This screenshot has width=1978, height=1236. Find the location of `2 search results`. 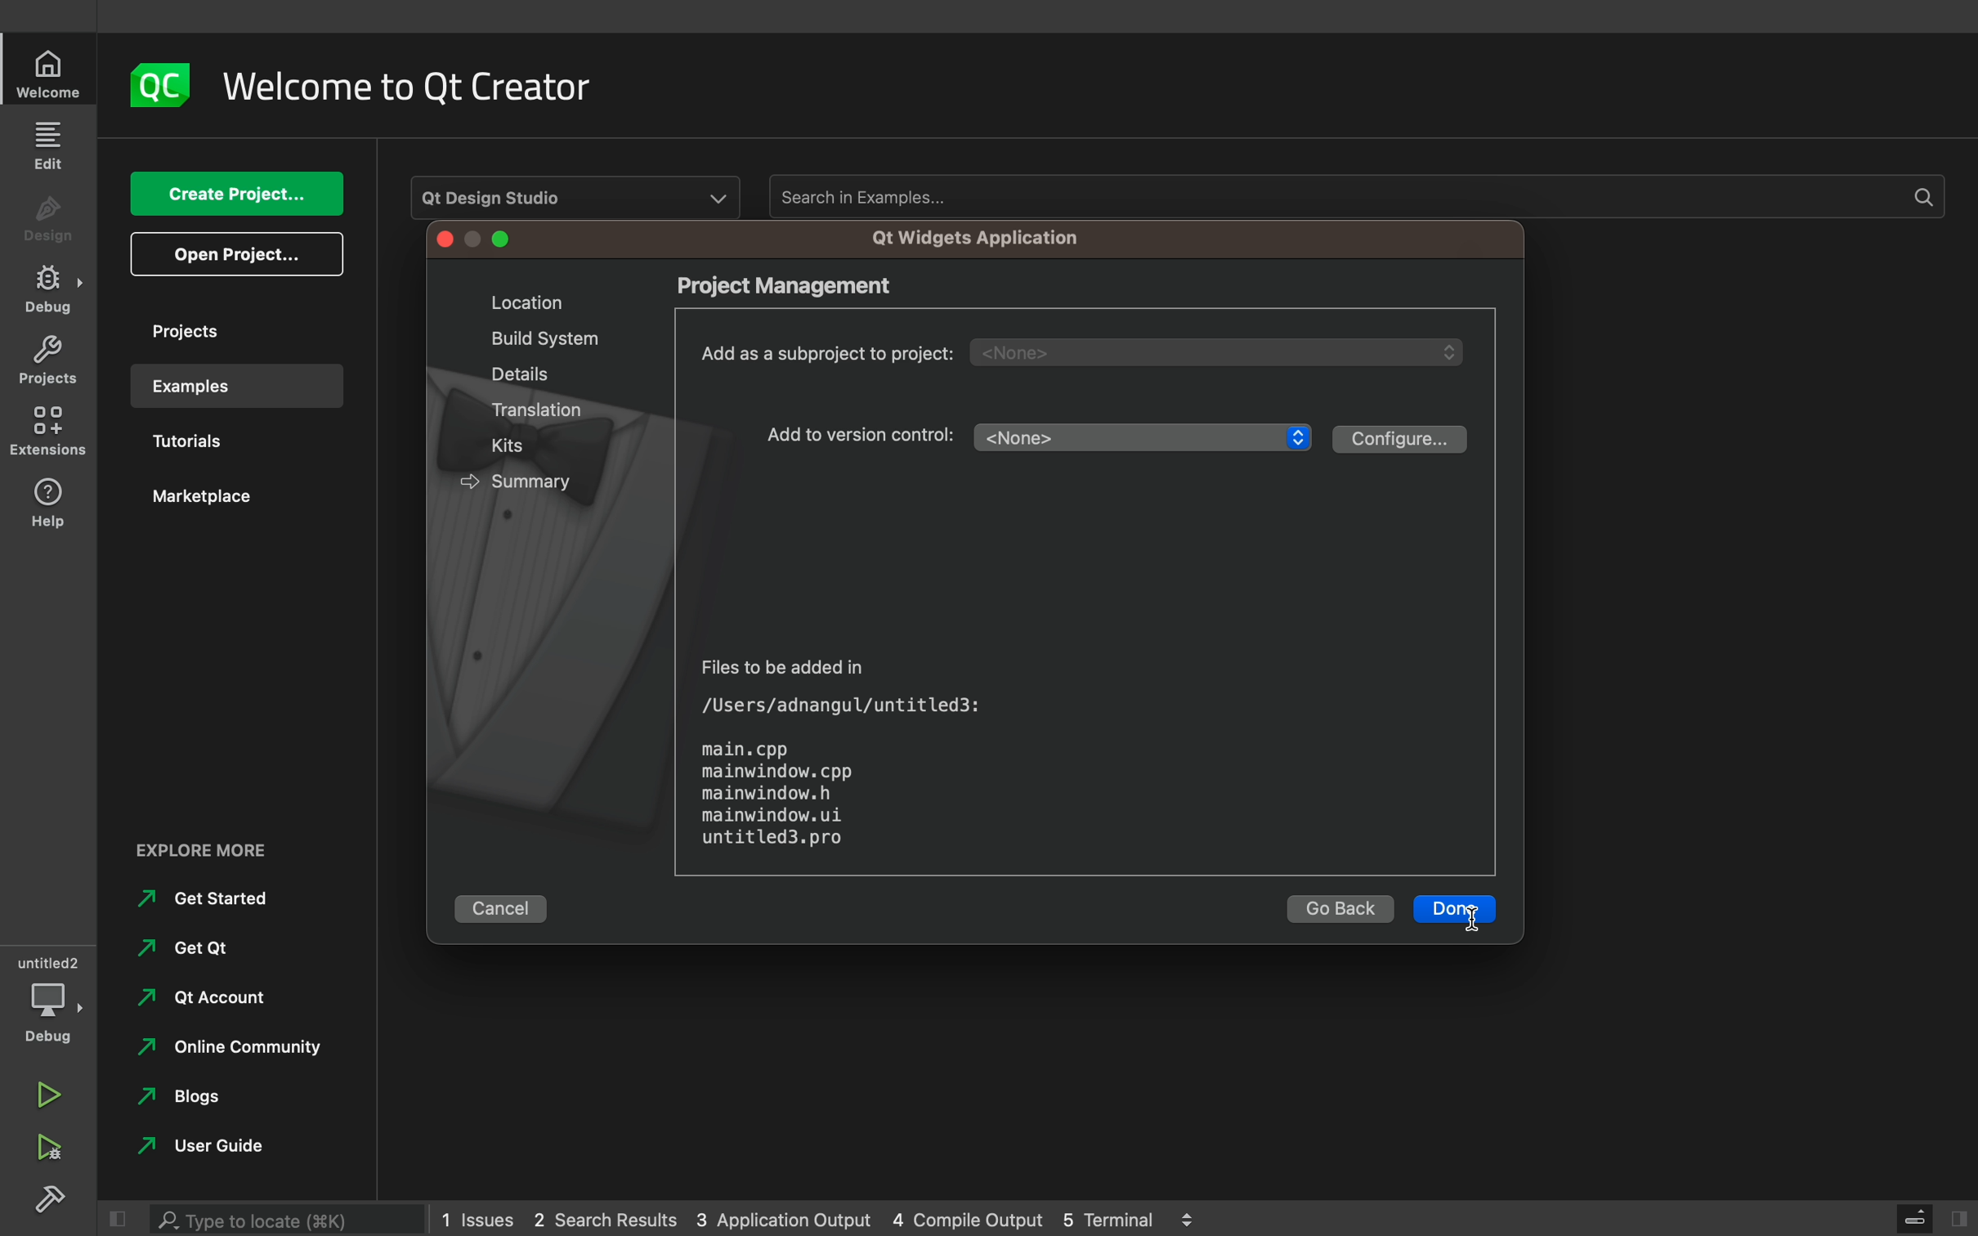

2 search results is located at coordinates (609, 1220).